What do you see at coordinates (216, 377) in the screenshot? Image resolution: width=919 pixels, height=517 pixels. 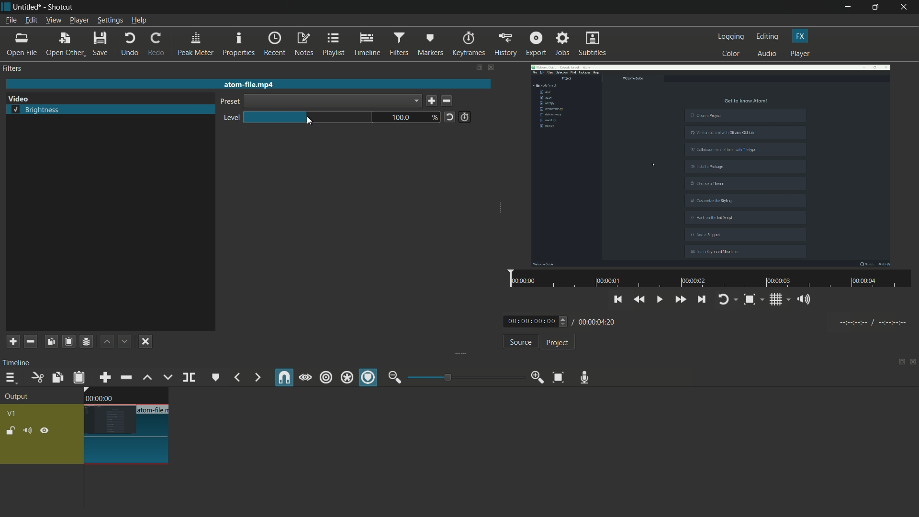 I see `create/edit marker` at bounding box center [216, 377].